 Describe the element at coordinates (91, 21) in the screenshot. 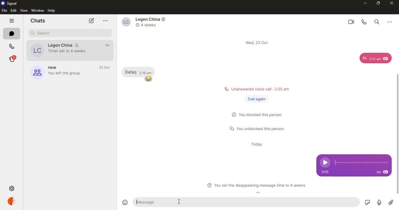

I see `new chat` at that location.